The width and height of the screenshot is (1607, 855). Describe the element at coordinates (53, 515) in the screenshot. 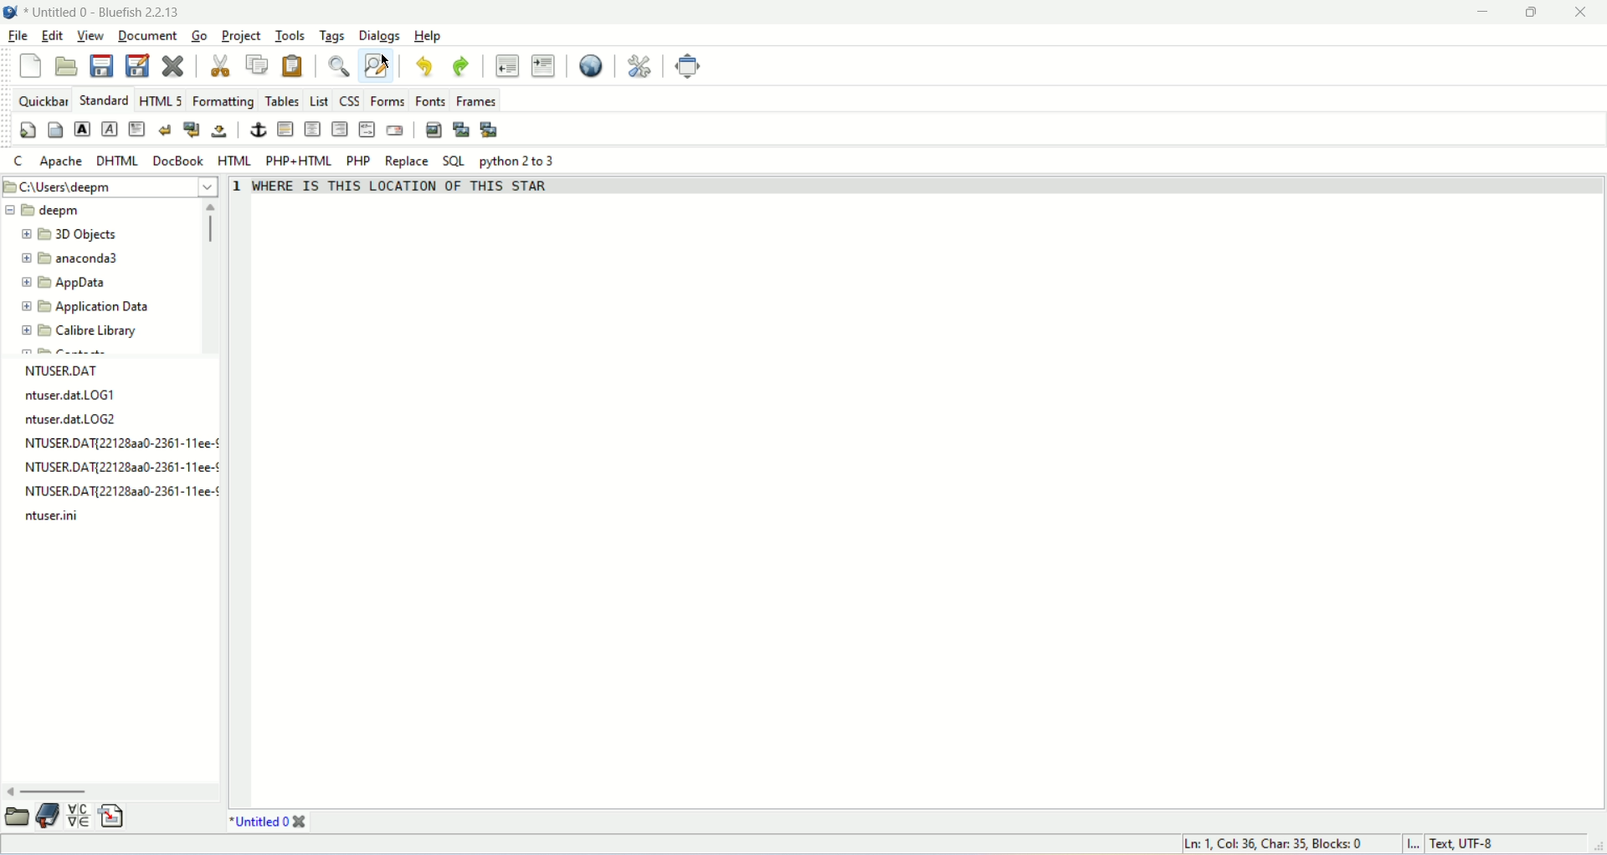

I see `file name` at that location.